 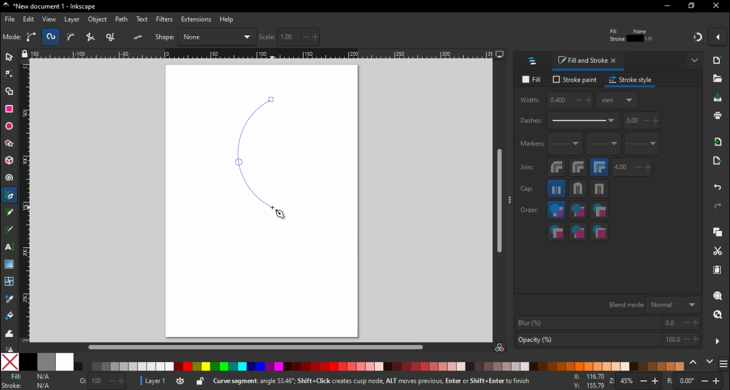 What do you see at coordinates (632, 82) in the screenshot?
I see `stroke style` at bounding box center [632, 82].